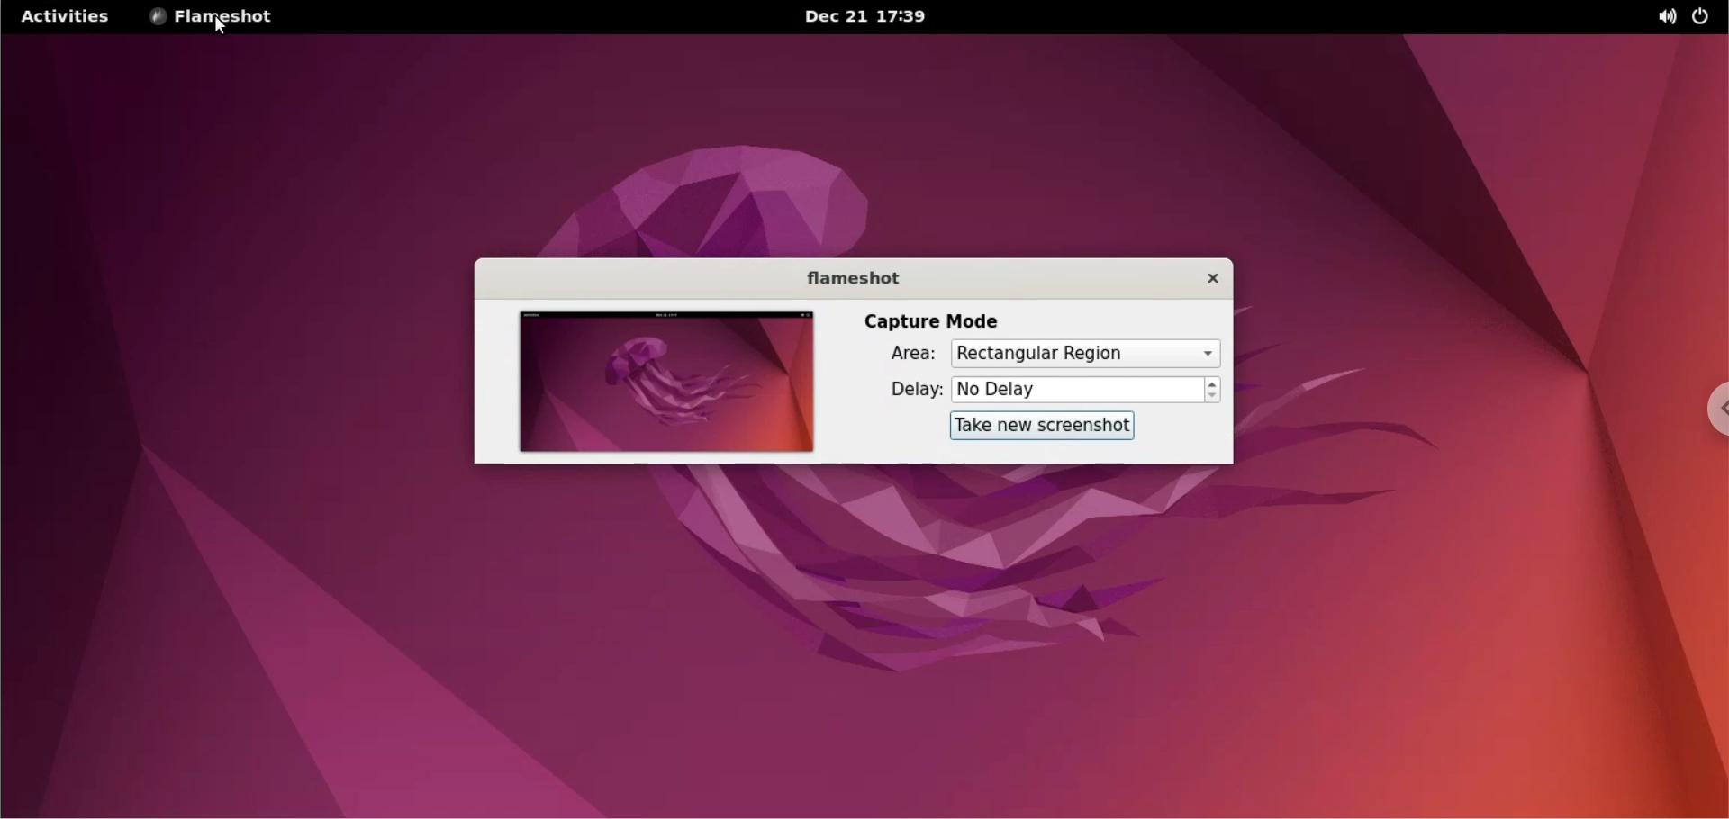  Describe the element at coordinates (662, 382) in the screenshot. I see `screenshot preview` at that location.